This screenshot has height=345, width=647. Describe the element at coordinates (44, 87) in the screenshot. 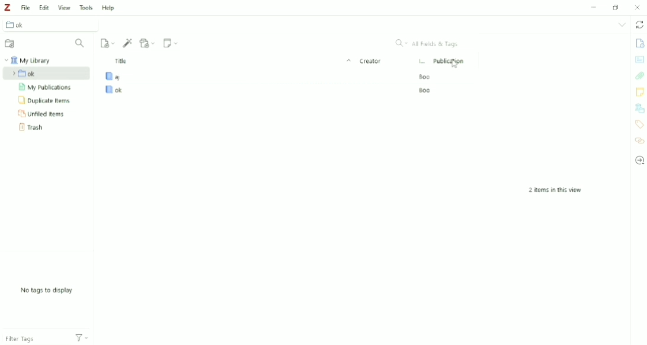

I see `My Publications` at that location.